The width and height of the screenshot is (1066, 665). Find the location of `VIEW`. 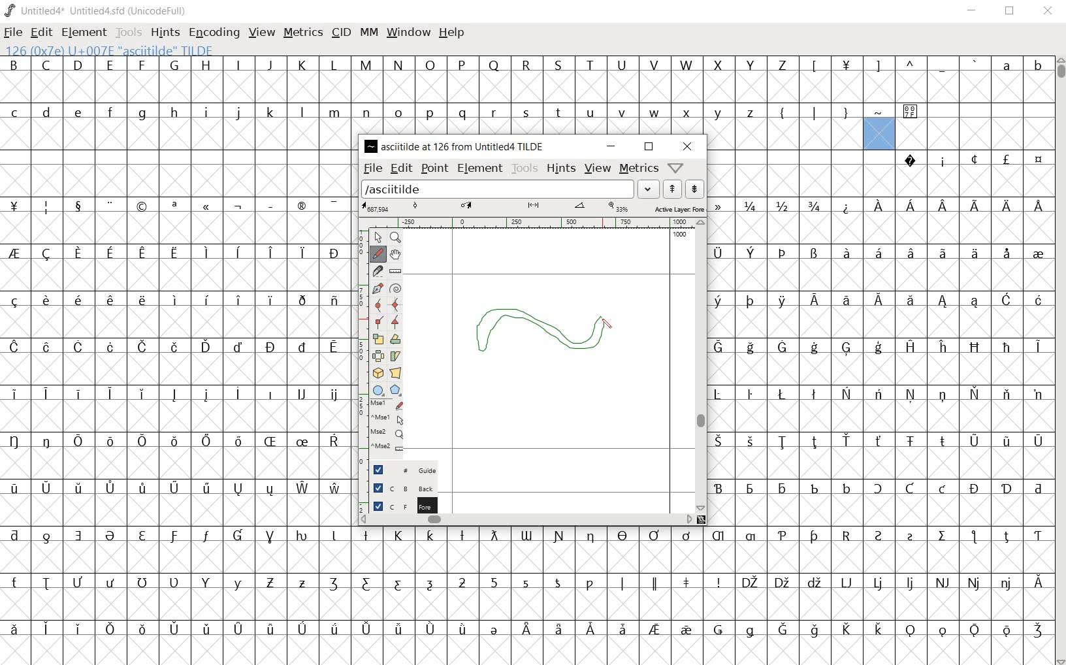

VIEW is located at coordinates (260, 32).